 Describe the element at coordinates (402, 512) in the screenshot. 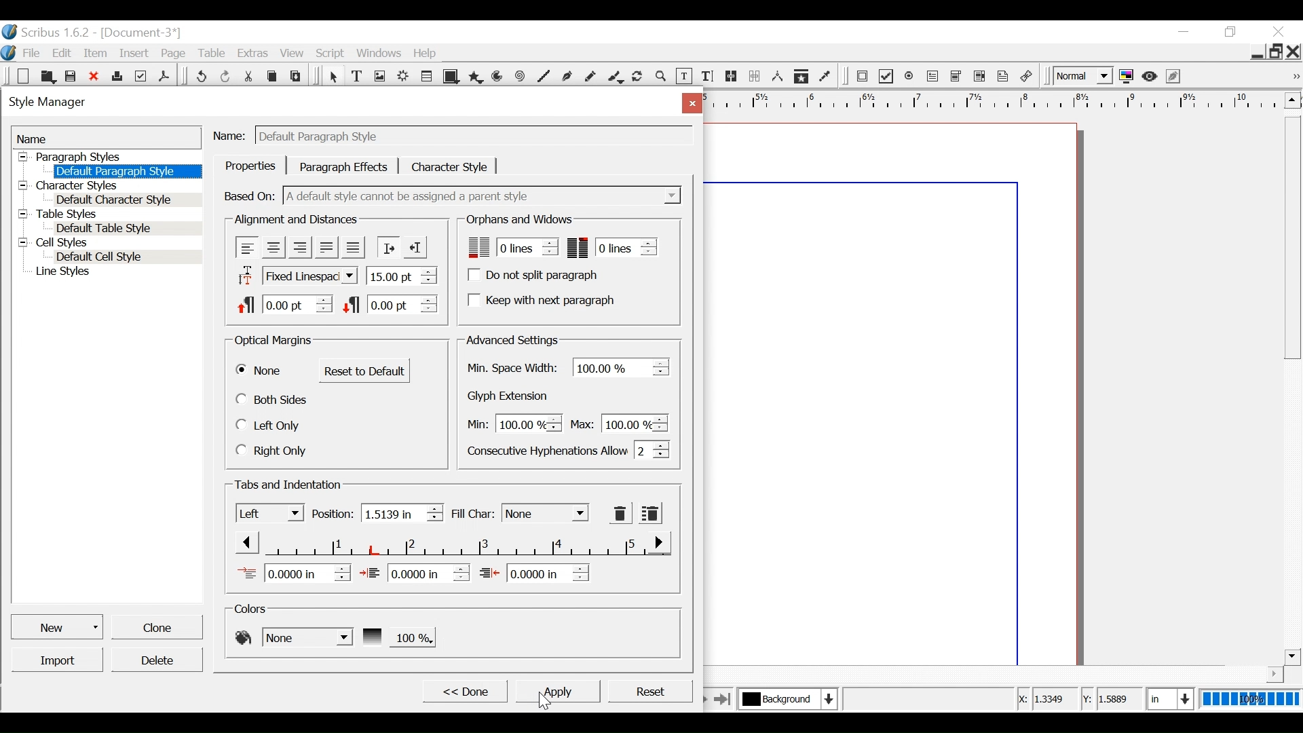

I see `Position of tab` at that location.